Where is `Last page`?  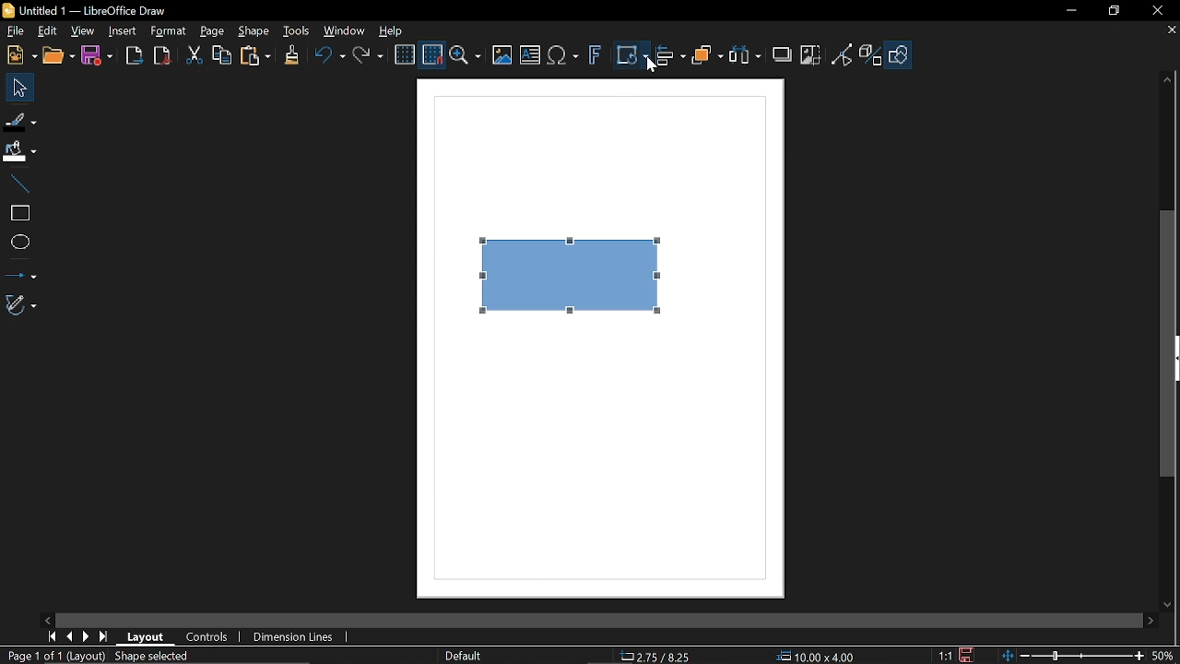 Last page is located at coordinates (103, 637).